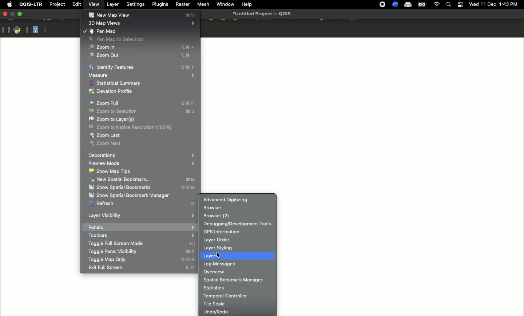 This screenshot has width=524, height=316. Describe the element at coordinates (238, 223) in the screenshot. I see `Debugging development tools` at that location.